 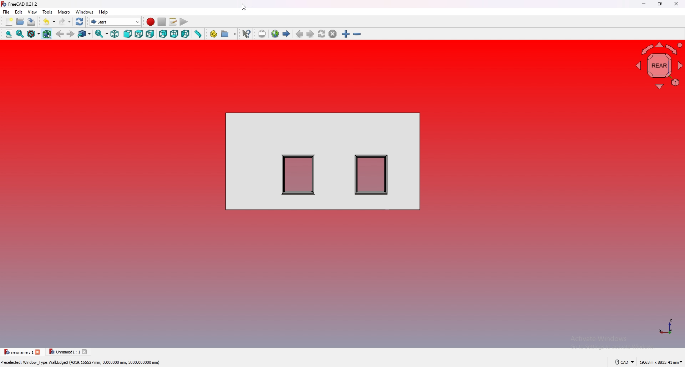 What do you see at coordinates (20, 34) in the screenshot?
I see `fit selection` at bounding box center [20, 34].